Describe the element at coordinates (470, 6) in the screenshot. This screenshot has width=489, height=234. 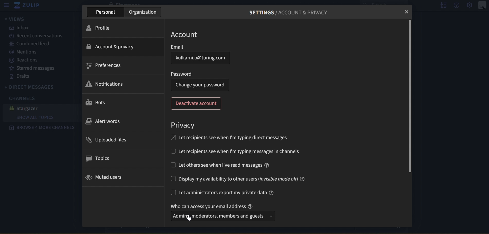
I see `main menu` at that location.